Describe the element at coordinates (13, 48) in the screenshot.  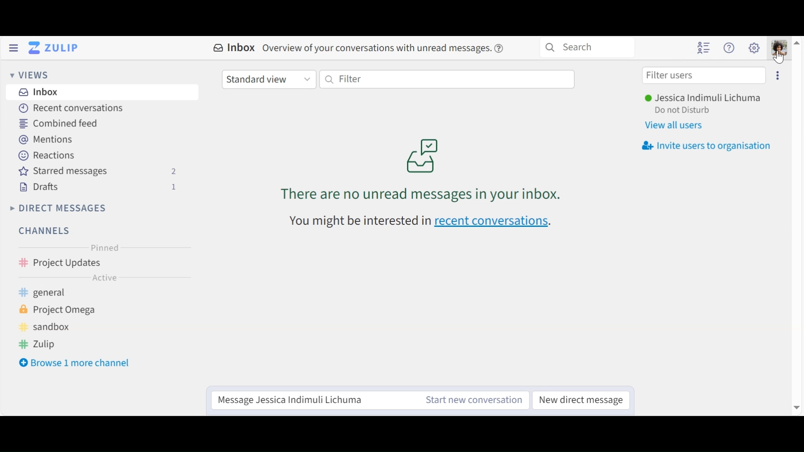
I see `Hide left Sidebar` at that location.